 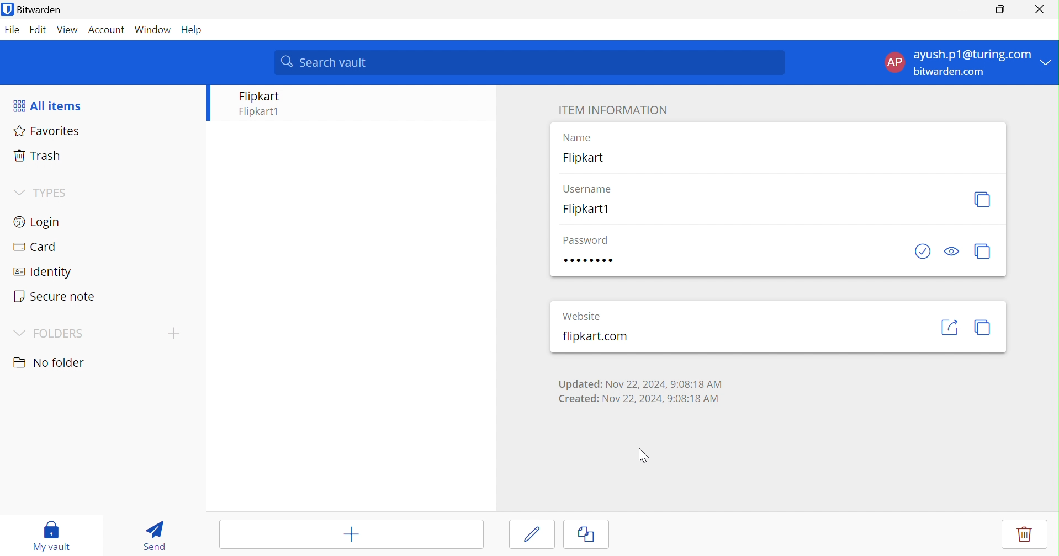 What do you see at coordinates (950, 326) in the screenshot?
I see `Launch` at bounding box center [950, 326].